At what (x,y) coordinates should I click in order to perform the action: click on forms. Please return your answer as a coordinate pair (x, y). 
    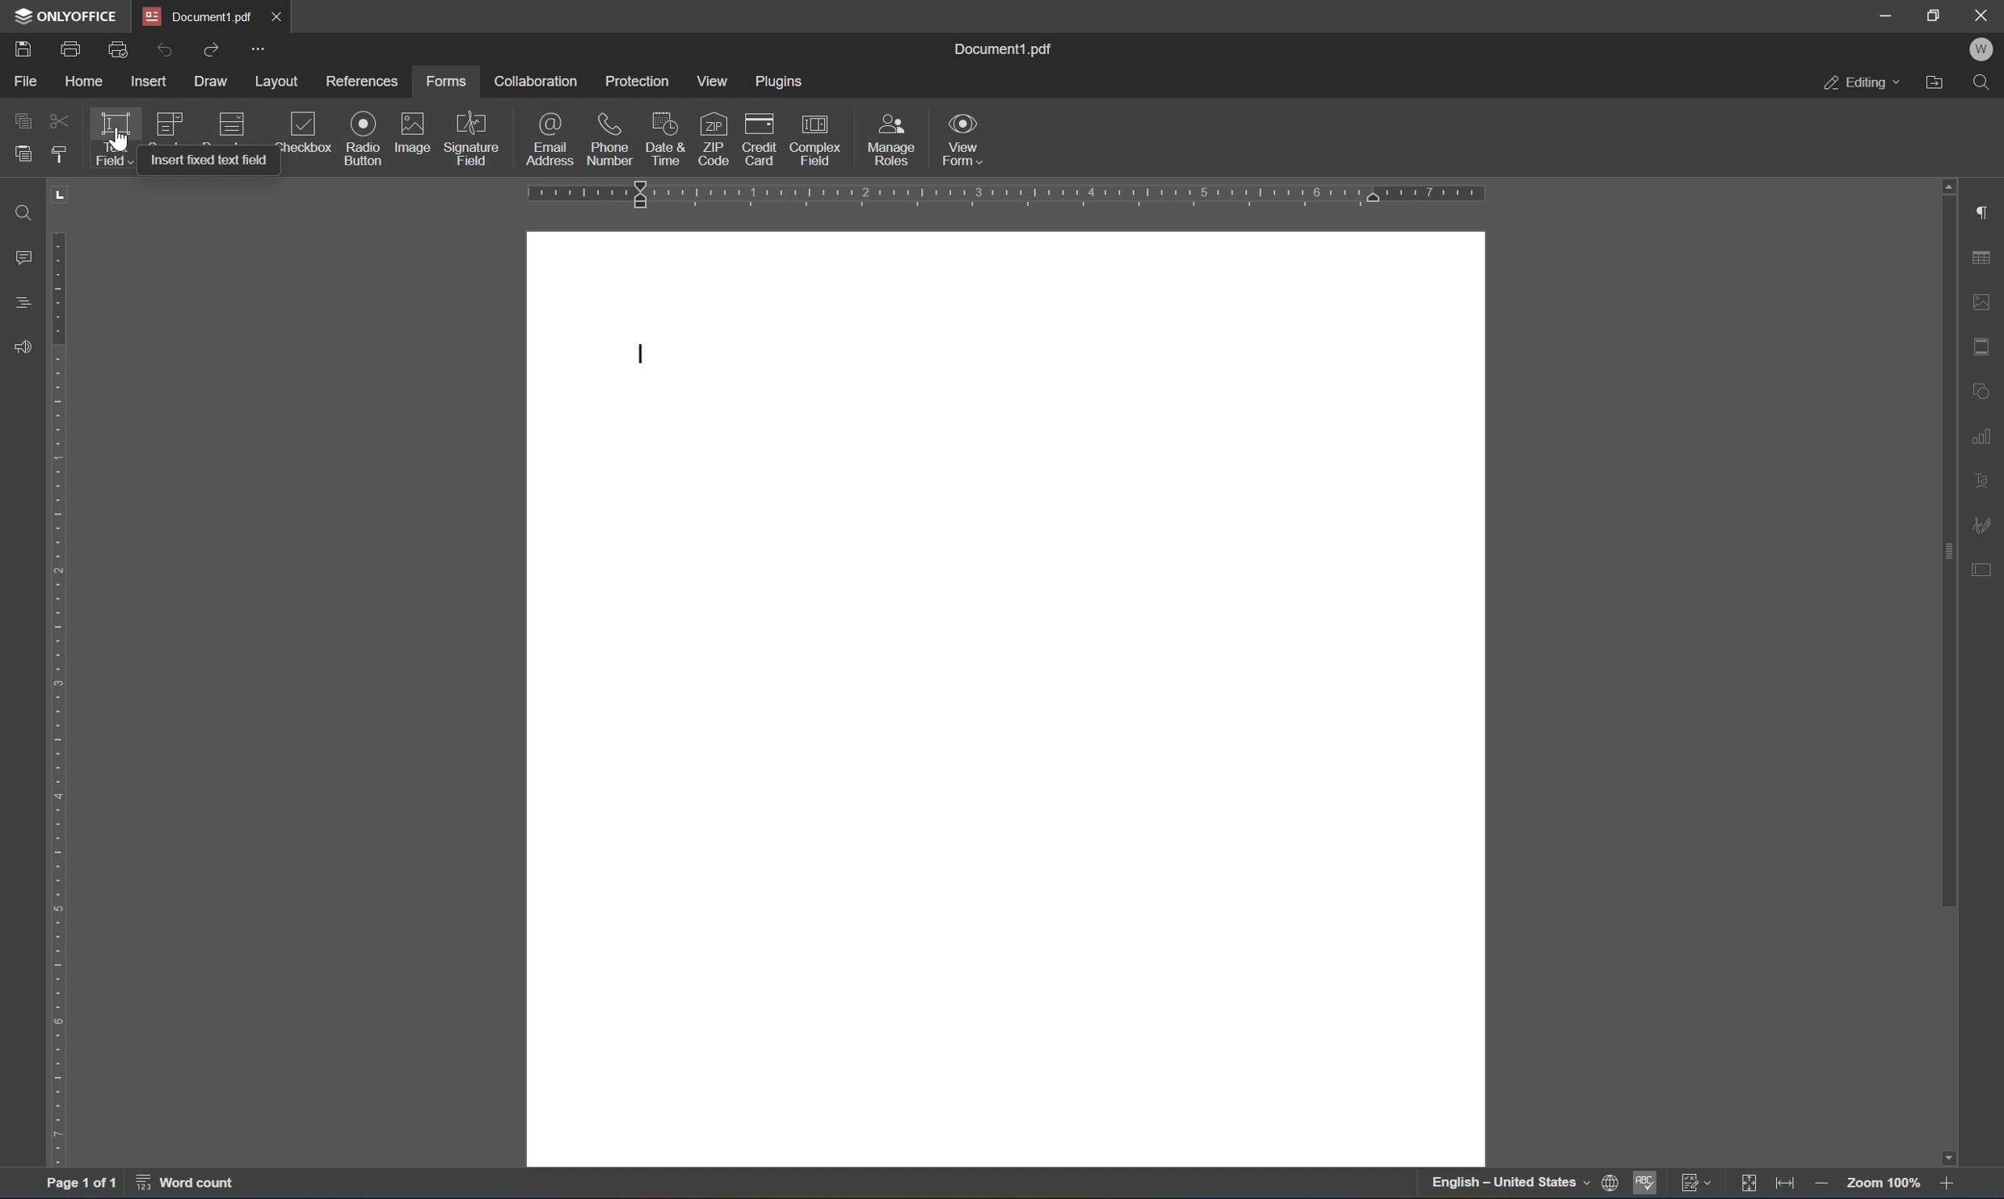
    Looking at the image, I should click on (446, 82).